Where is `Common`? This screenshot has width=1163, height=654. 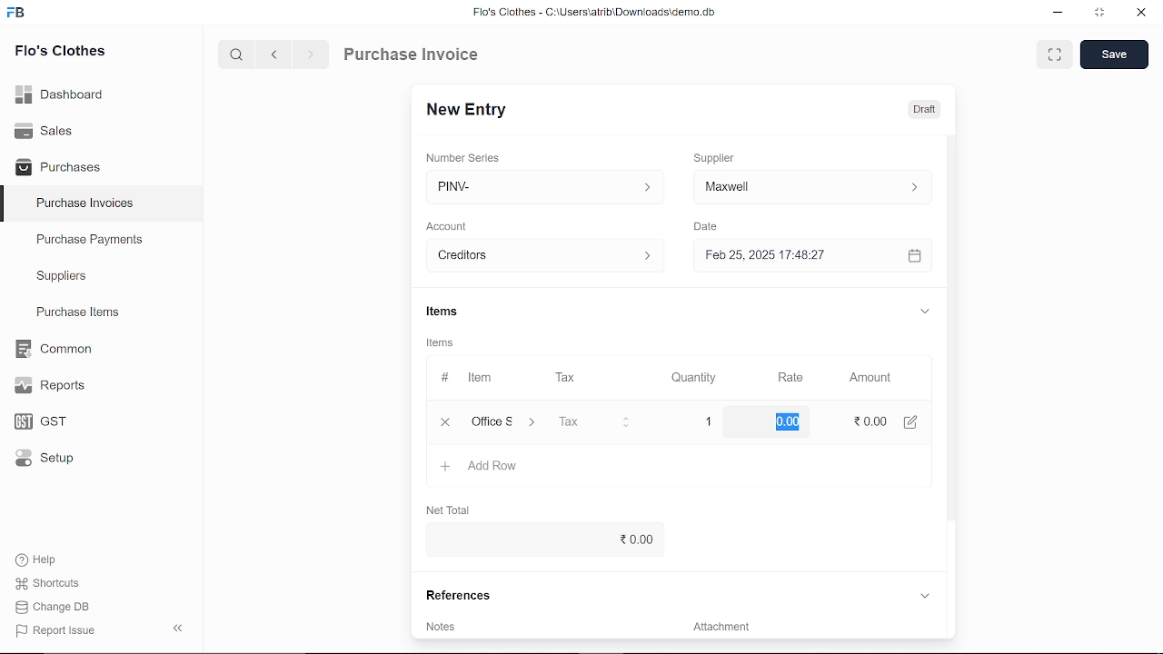
Common is located at coordinates (55, 349).